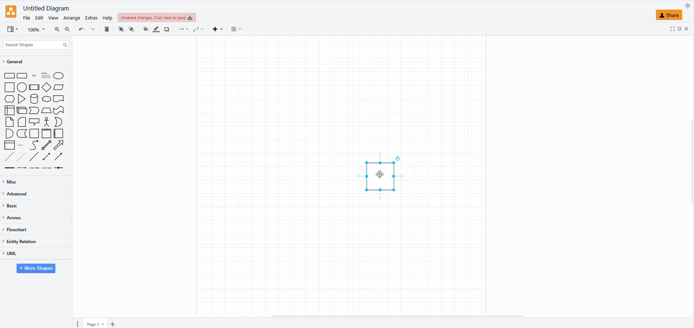  I want to click on Or, so click(59, 122).